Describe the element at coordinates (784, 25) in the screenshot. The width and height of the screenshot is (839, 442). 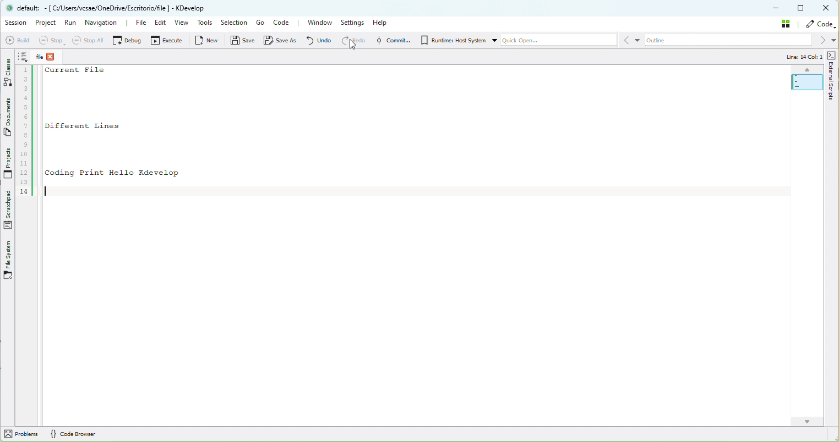
I see `Stash` at that location.